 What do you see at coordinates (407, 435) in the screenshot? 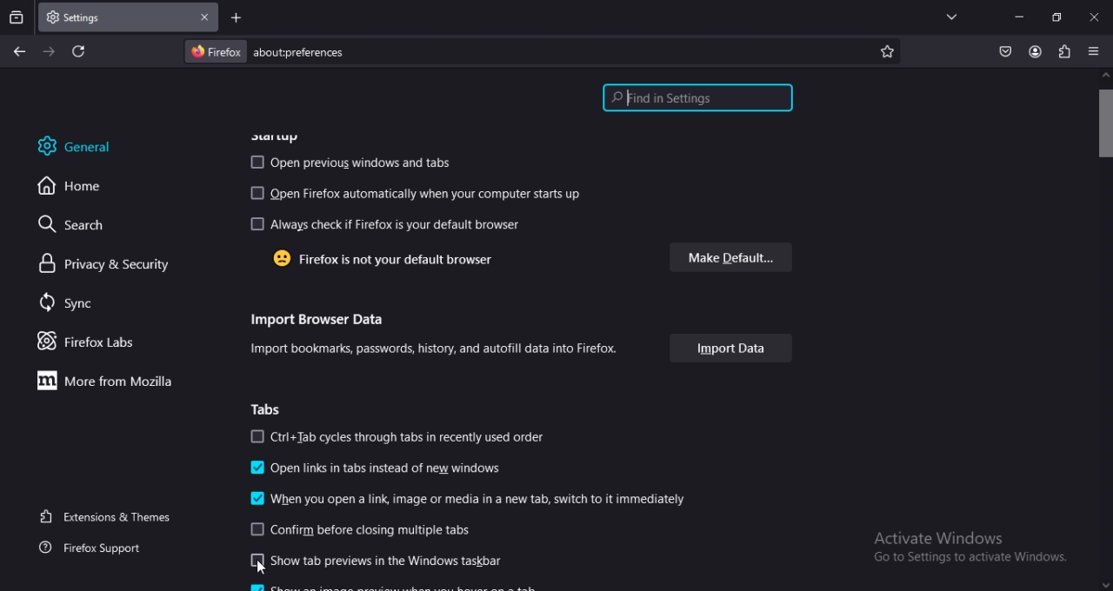
I see `ctrl+tabs cycles through tabs in recently used order` at bounding box center [407, 435].